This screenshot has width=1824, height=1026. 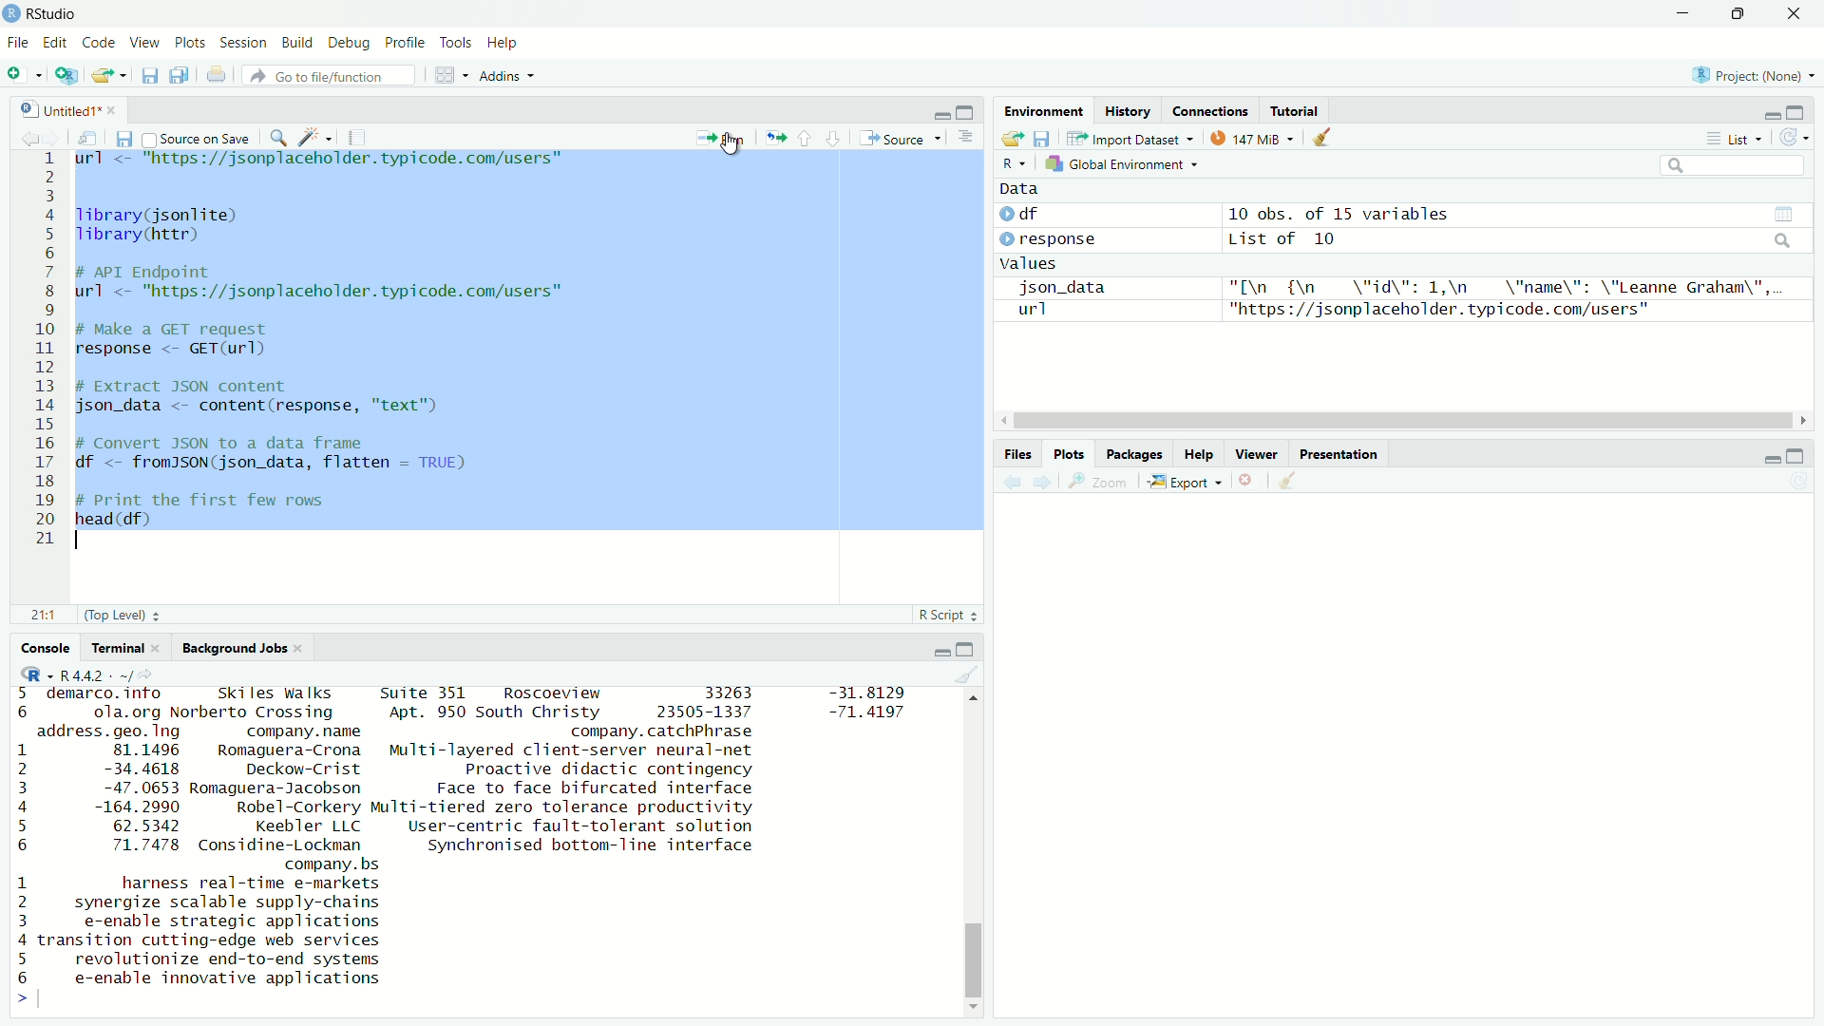 I want to click on (Top Level) , so click(x=123, y=615).